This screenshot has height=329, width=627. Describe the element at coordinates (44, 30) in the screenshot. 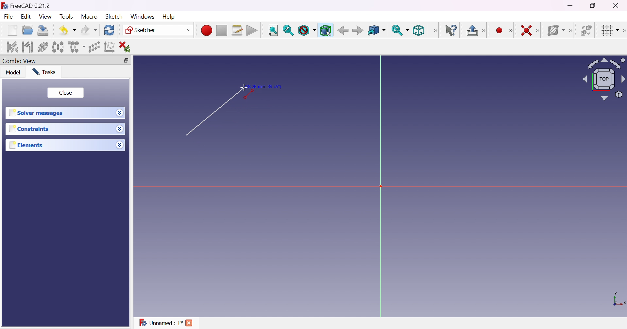

I see `Save` at that location.